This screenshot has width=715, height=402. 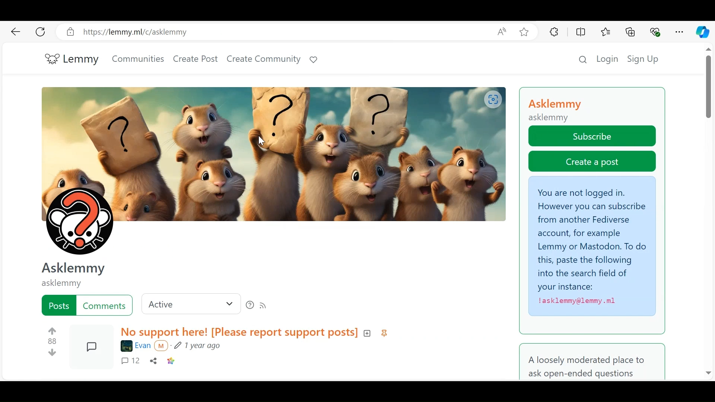 I want to click on Create Post, so click(x=196, y=60).